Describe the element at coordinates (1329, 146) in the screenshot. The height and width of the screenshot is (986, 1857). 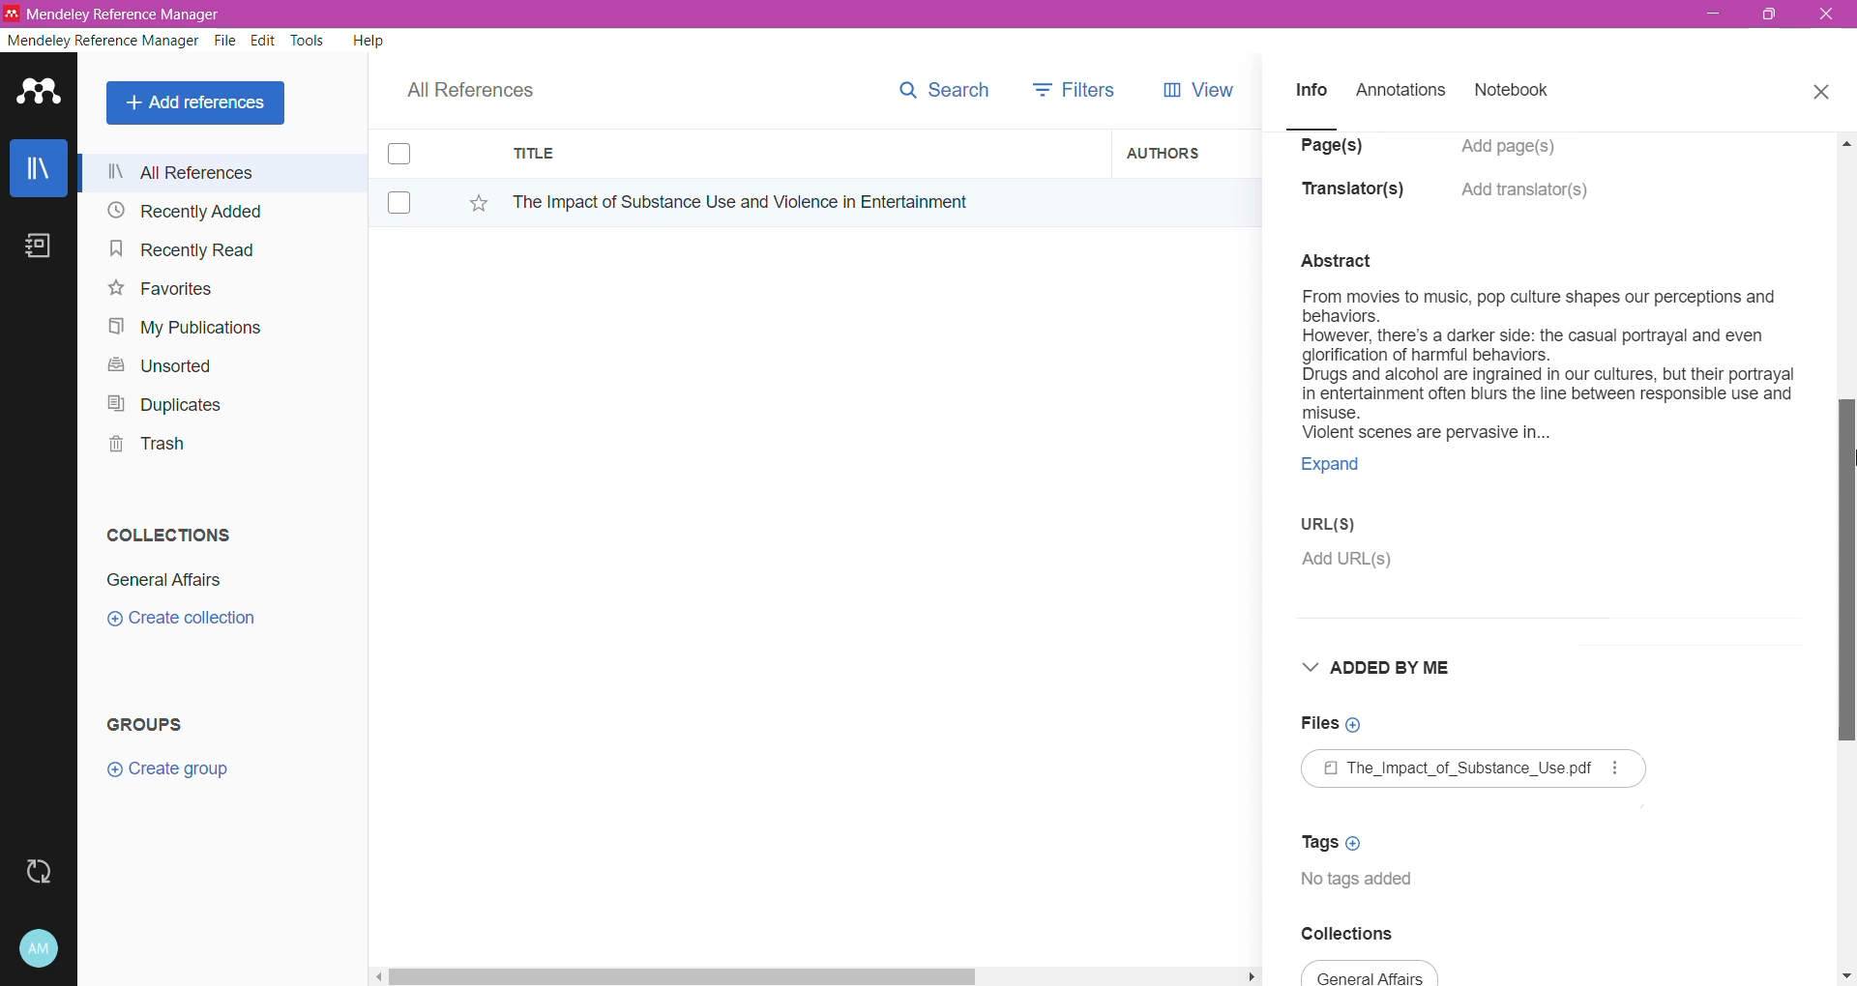
I see `Page(s)` at that location.